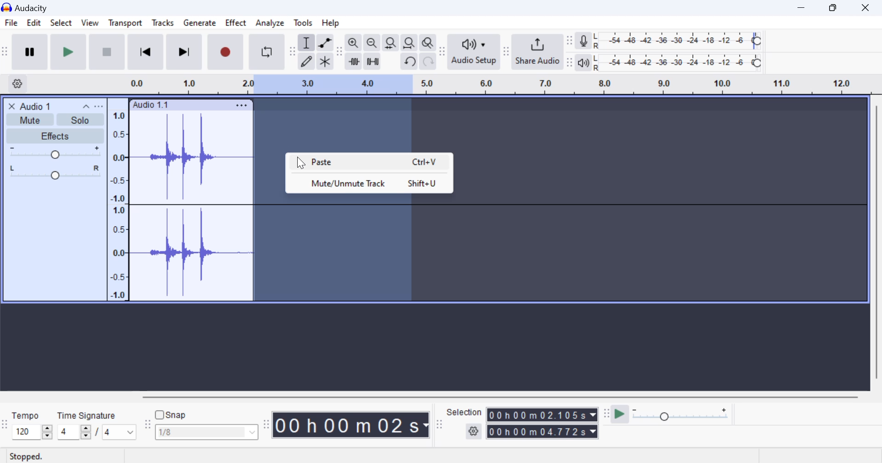  Describe the element at coordinates (584, 62) in the screenshot. I see `playback meter` at that location.